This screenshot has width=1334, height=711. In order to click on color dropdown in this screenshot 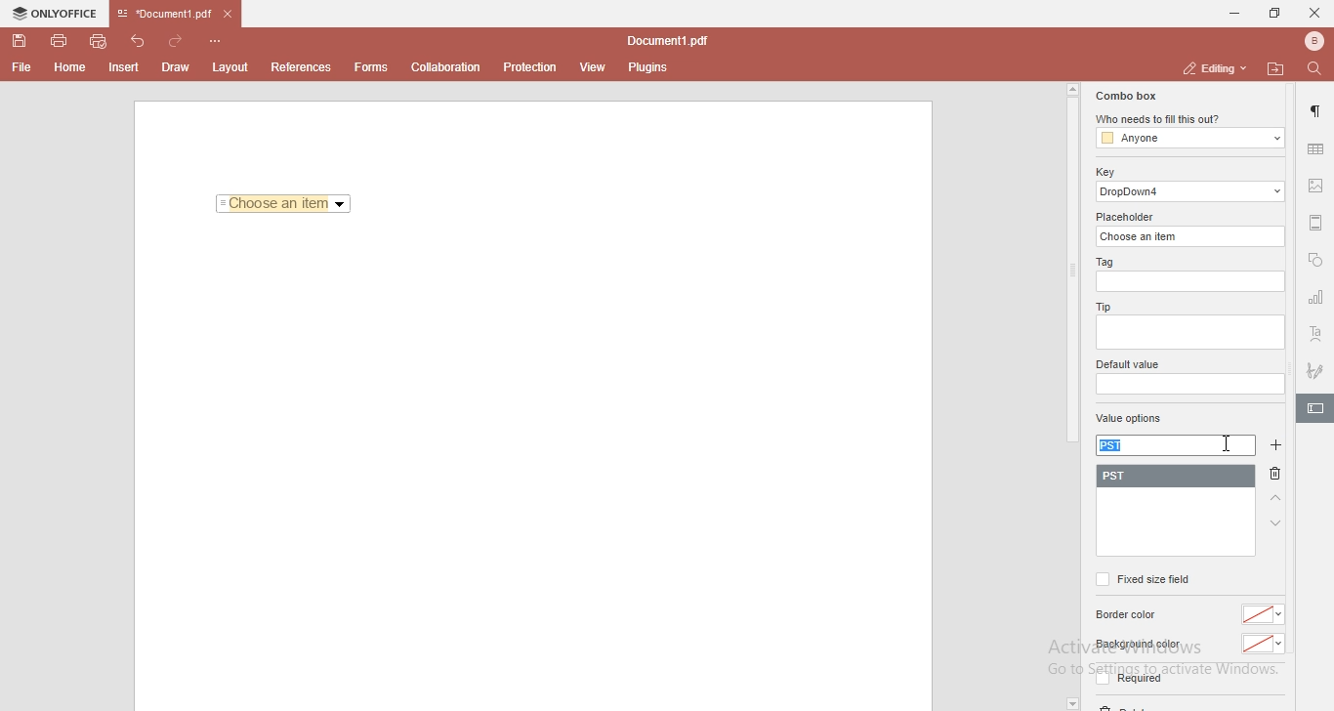, I will do `click(1264, 645)`.